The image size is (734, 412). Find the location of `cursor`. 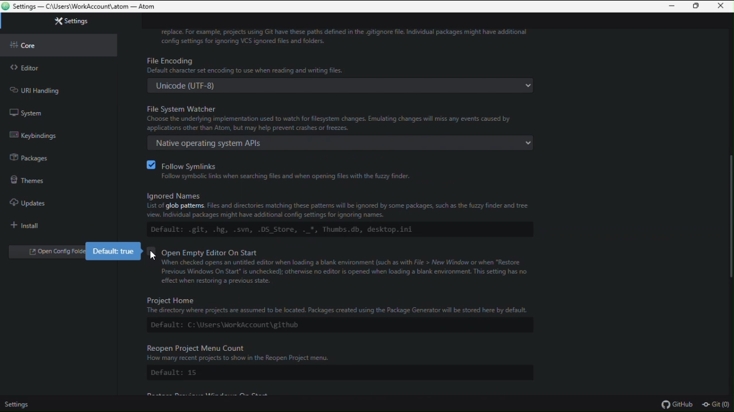

cursor is located at coordinates (153, 256).